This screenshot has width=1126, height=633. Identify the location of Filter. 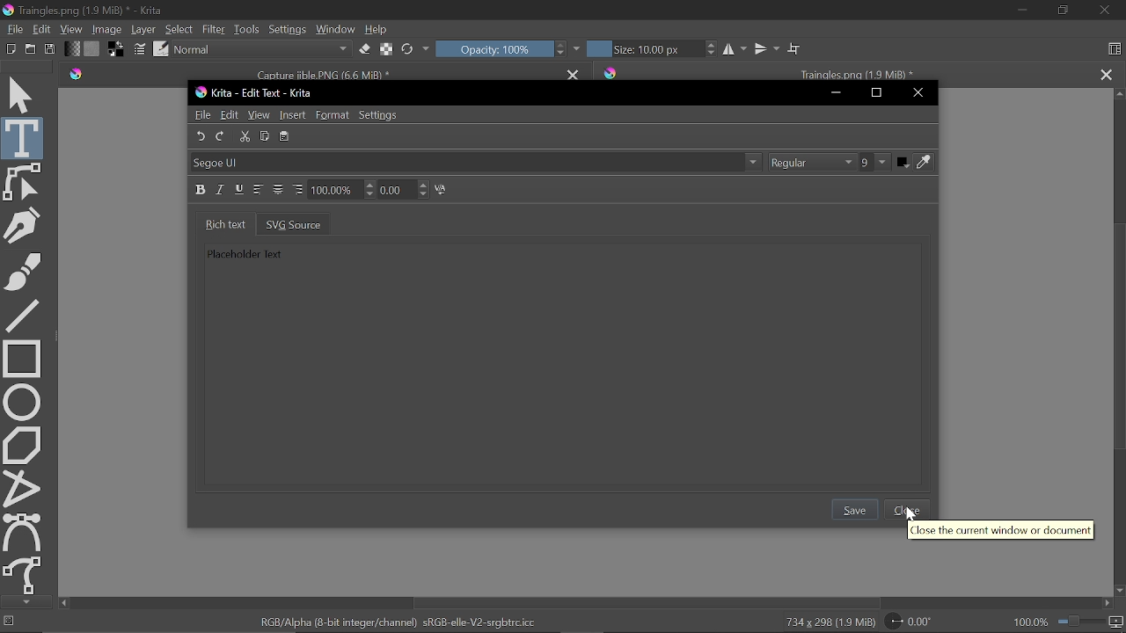
(214, 30).